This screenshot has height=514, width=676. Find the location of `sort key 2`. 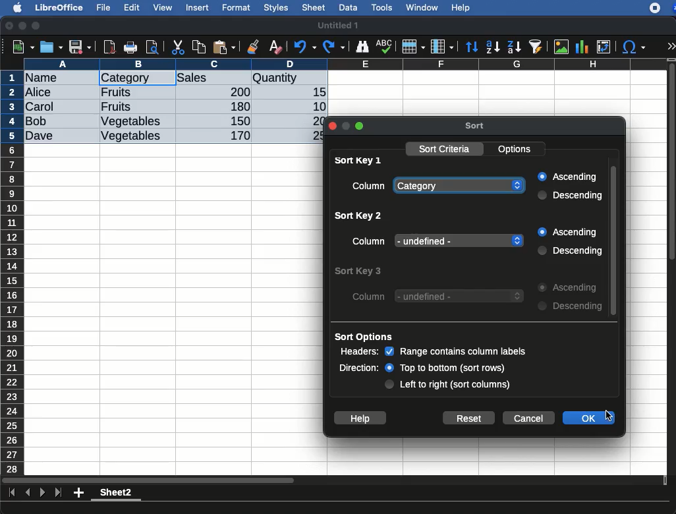

sort key 2 is located at coordinates (356, 216).